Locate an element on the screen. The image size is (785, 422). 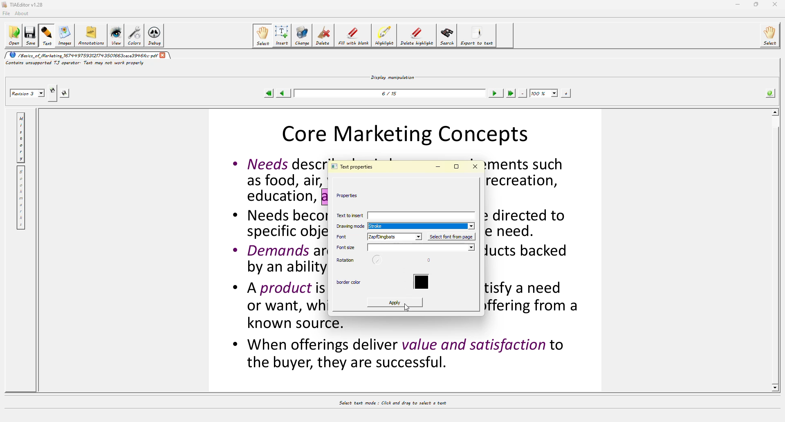
select text mode : Click and drag to select a text is located at coordinates (401, 404).